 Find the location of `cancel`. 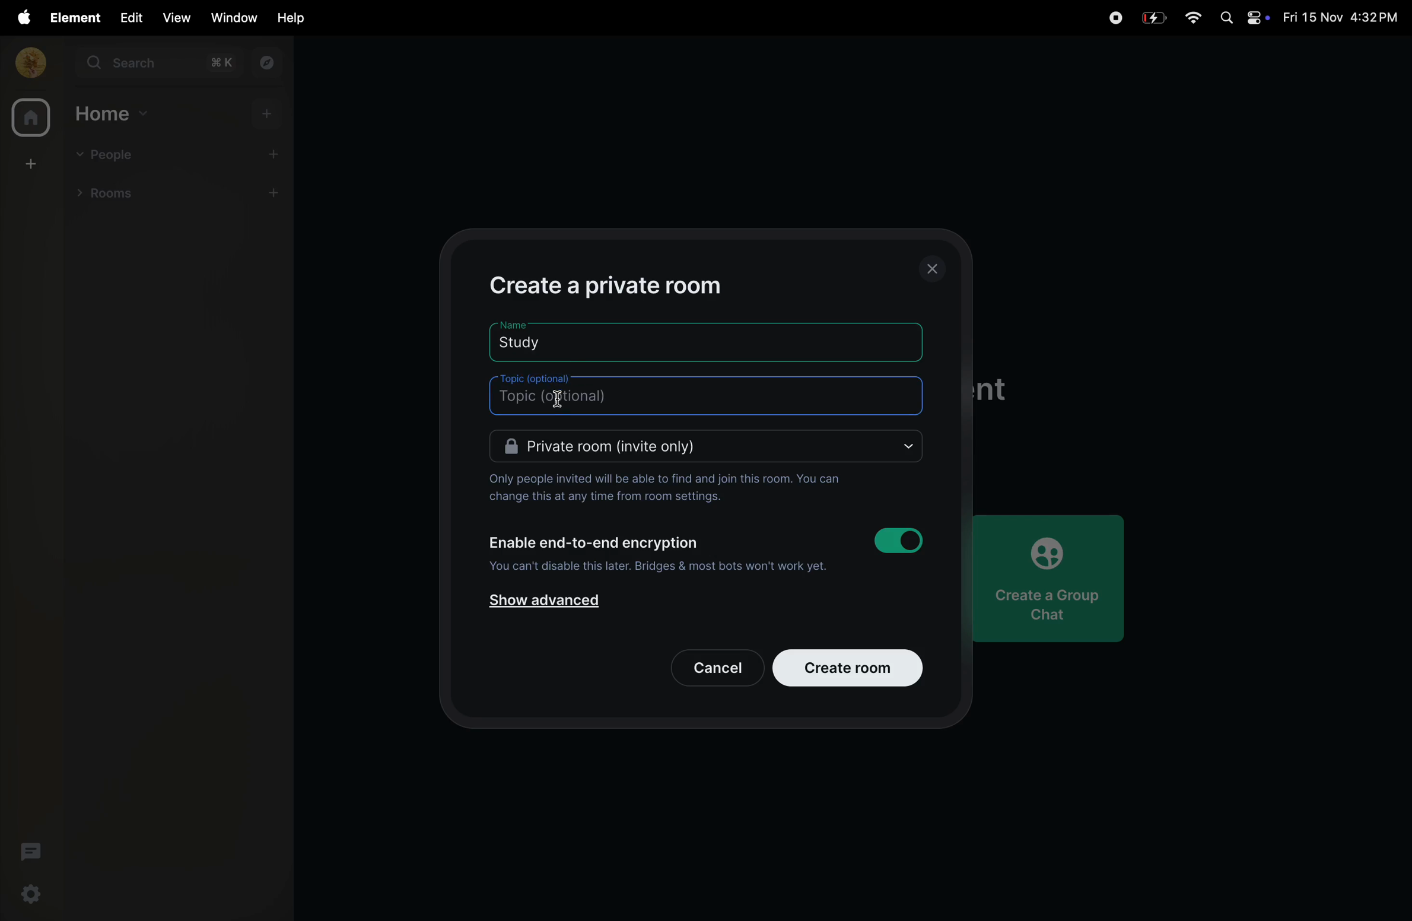

cancel is located at coordinates (708, 665).